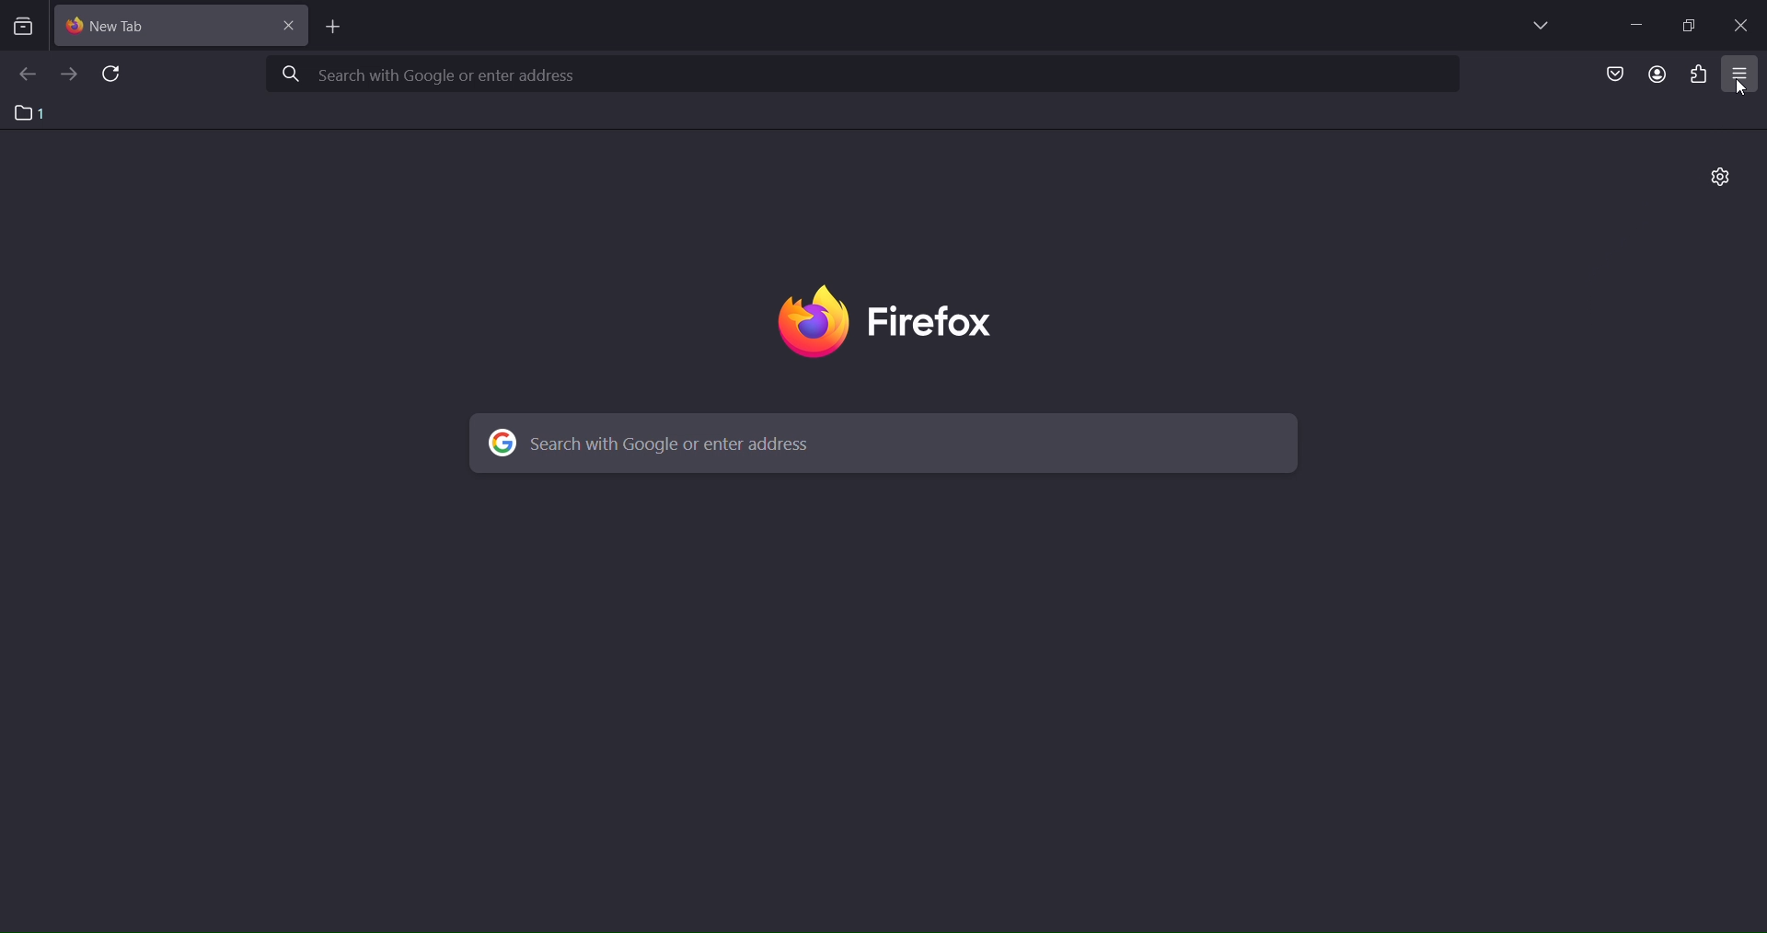 The width and height of the screenshot is (1767, 933). Describe the element at coordinates (112, 78) in the screenshot. I see `reload page` at that location.